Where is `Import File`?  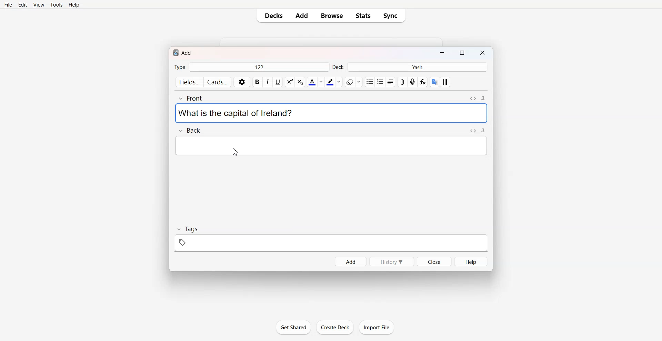 Import File is located at coordinates (377, 327).